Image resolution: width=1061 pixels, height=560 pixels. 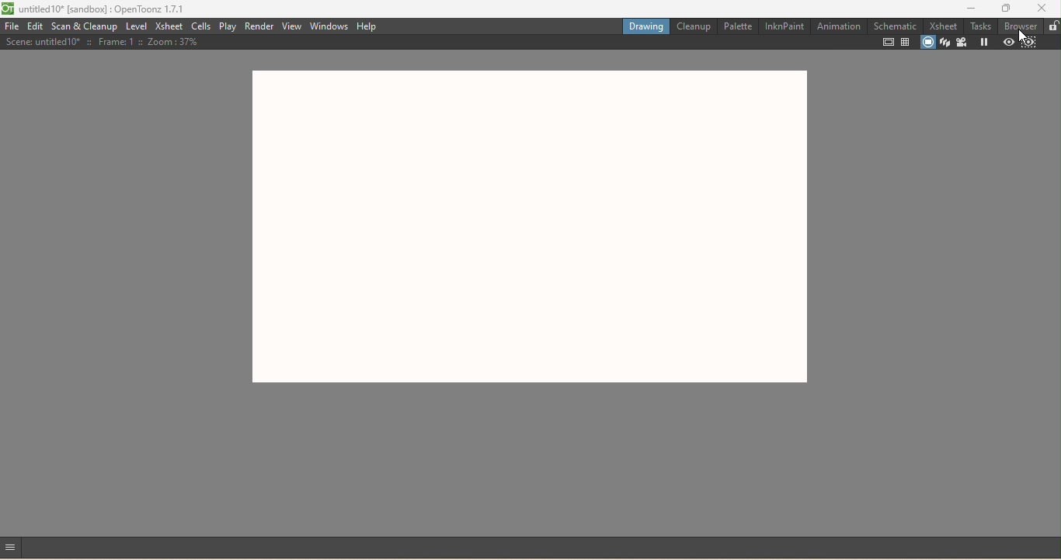 What do you see at coordinates (964, 42) in the screenshot?
I see `Camera` at bounding box center [964, 42].